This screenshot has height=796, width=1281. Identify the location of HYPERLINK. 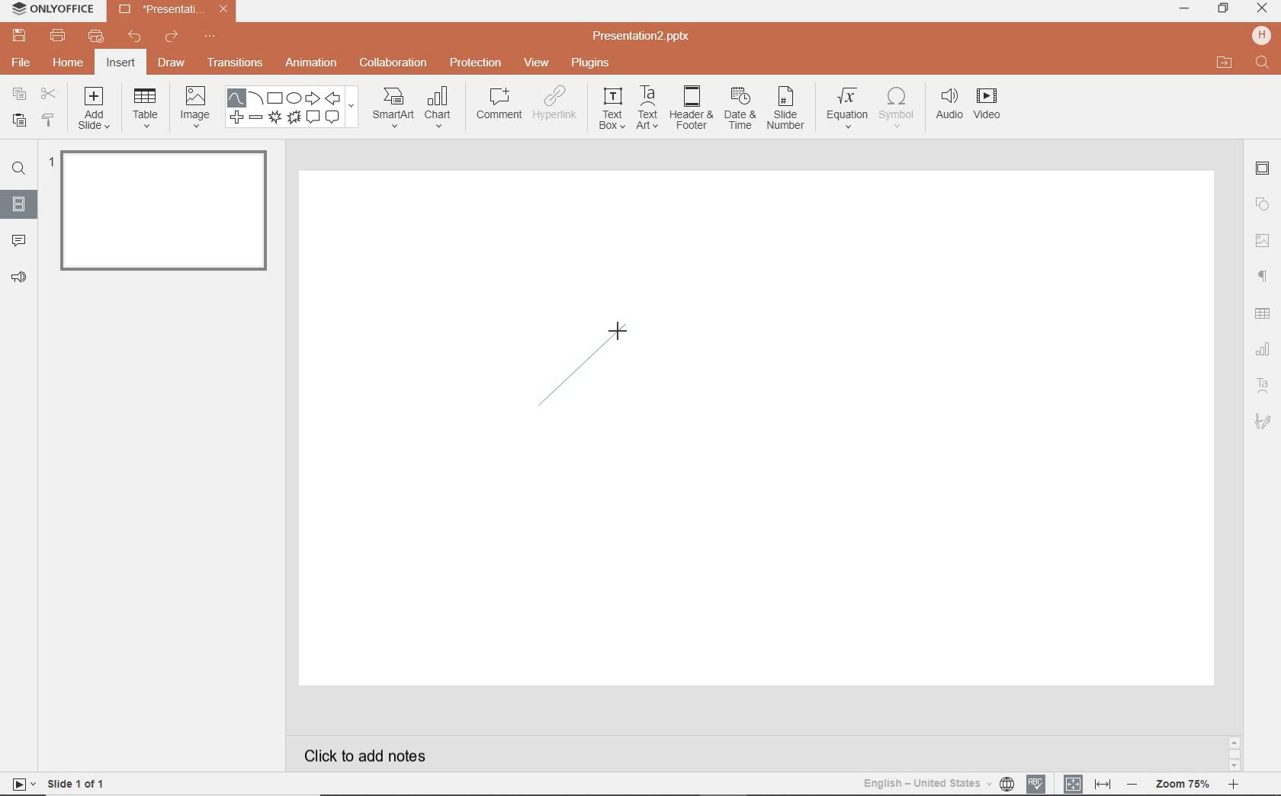
(557, 107).